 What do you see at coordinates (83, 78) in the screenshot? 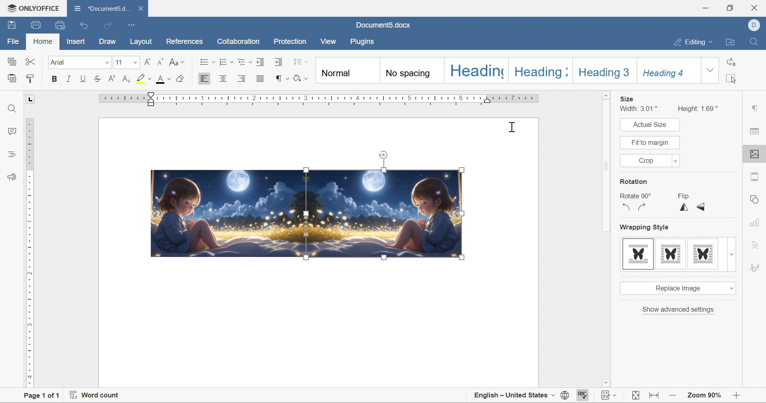
I see `underline` at bounding box center [83, 78].